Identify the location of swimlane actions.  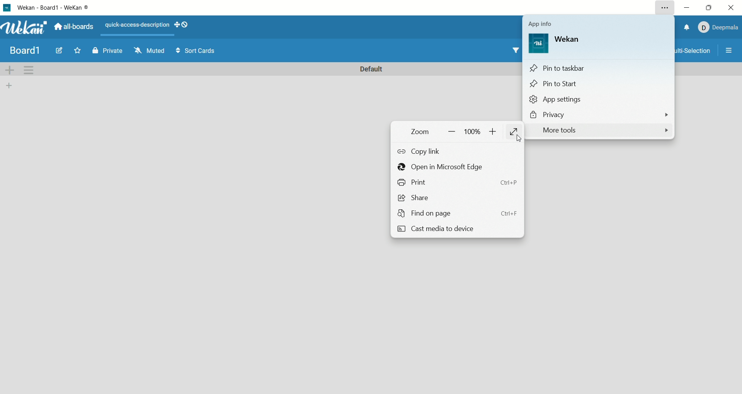
(29, 71).